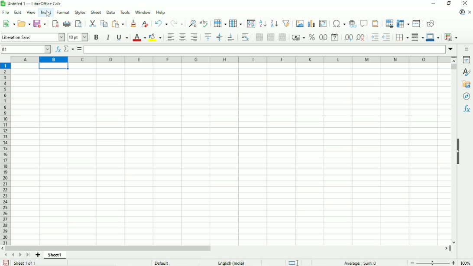 The width and height of the screenshot is (473, 266). What do you see at coordinates (56, 23) in the screenshot?
I see `Export directly as PDF` at bounding box center [56, 23].